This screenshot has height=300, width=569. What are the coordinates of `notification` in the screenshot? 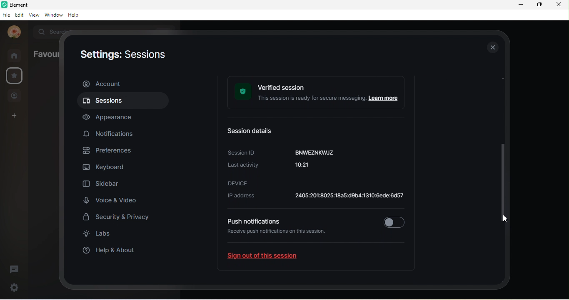 It's located at (110, 133).